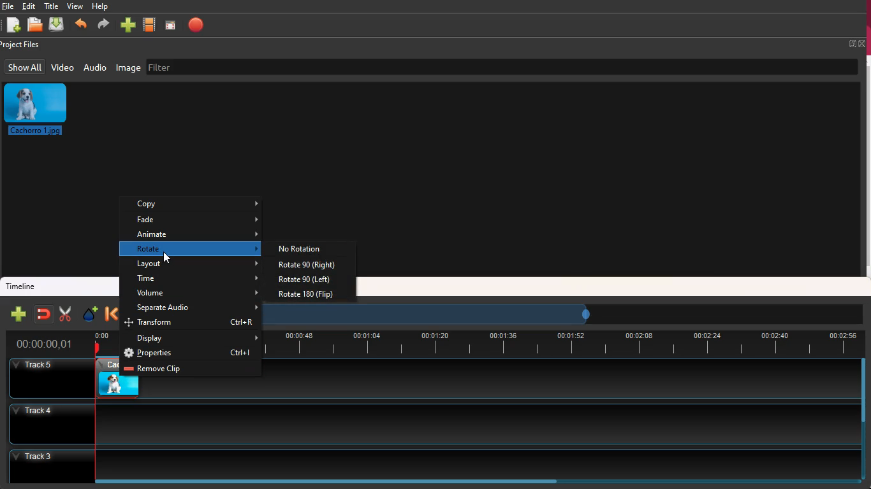 The image size is (871, 489). Describe the element at coordinates (52, 6) in the screenshot. I see `title` at that location.